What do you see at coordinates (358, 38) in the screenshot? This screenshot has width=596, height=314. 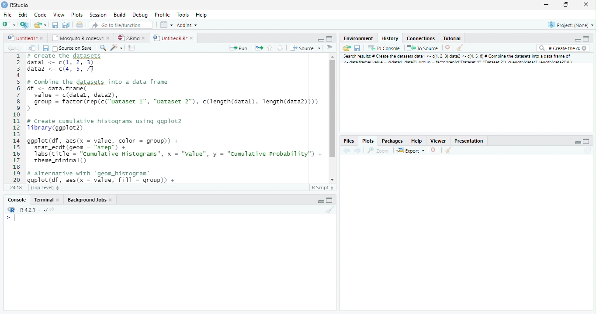 I see `Environment` at bounding box center [358, 38].